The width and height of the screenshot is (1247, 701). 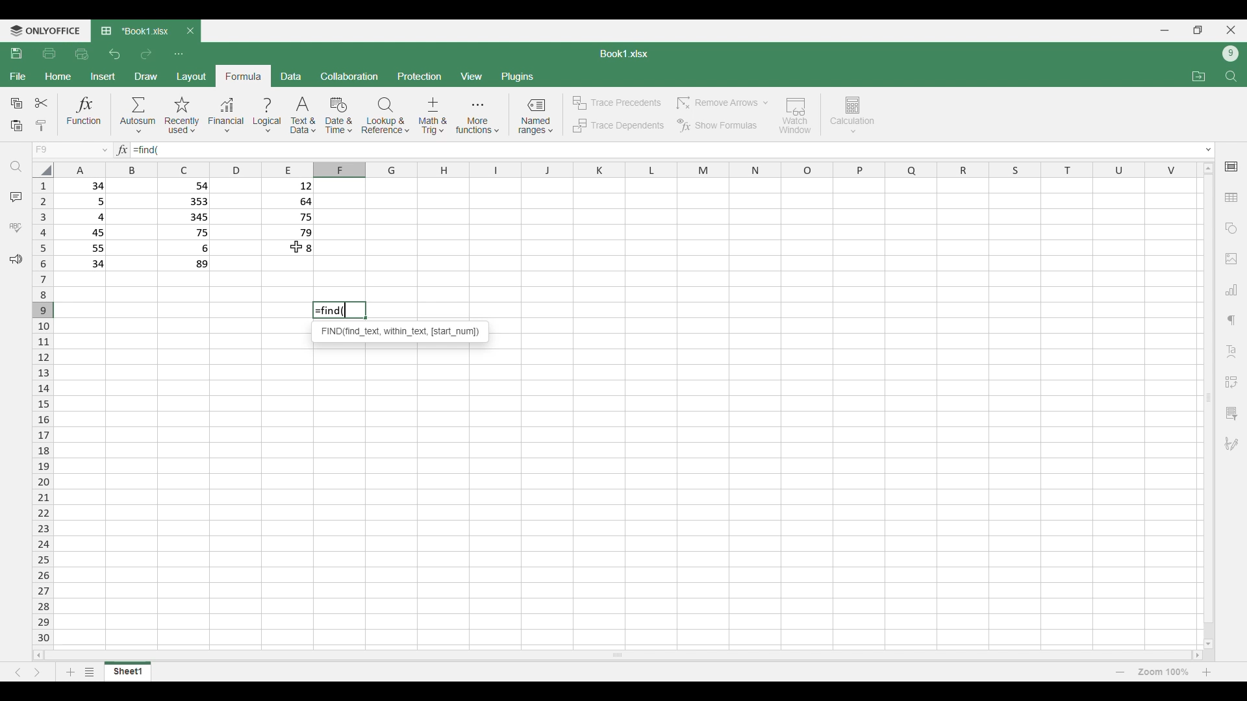 What do you see at coordinates (1207, 672) in the screenshot?
I see `Zoom in` at bounding box center [1207, 672].